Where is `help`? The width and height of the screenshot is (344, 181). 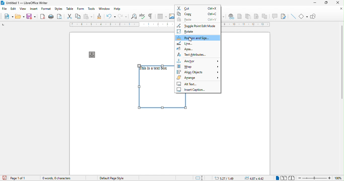 help is located at coordinates (117, 9).